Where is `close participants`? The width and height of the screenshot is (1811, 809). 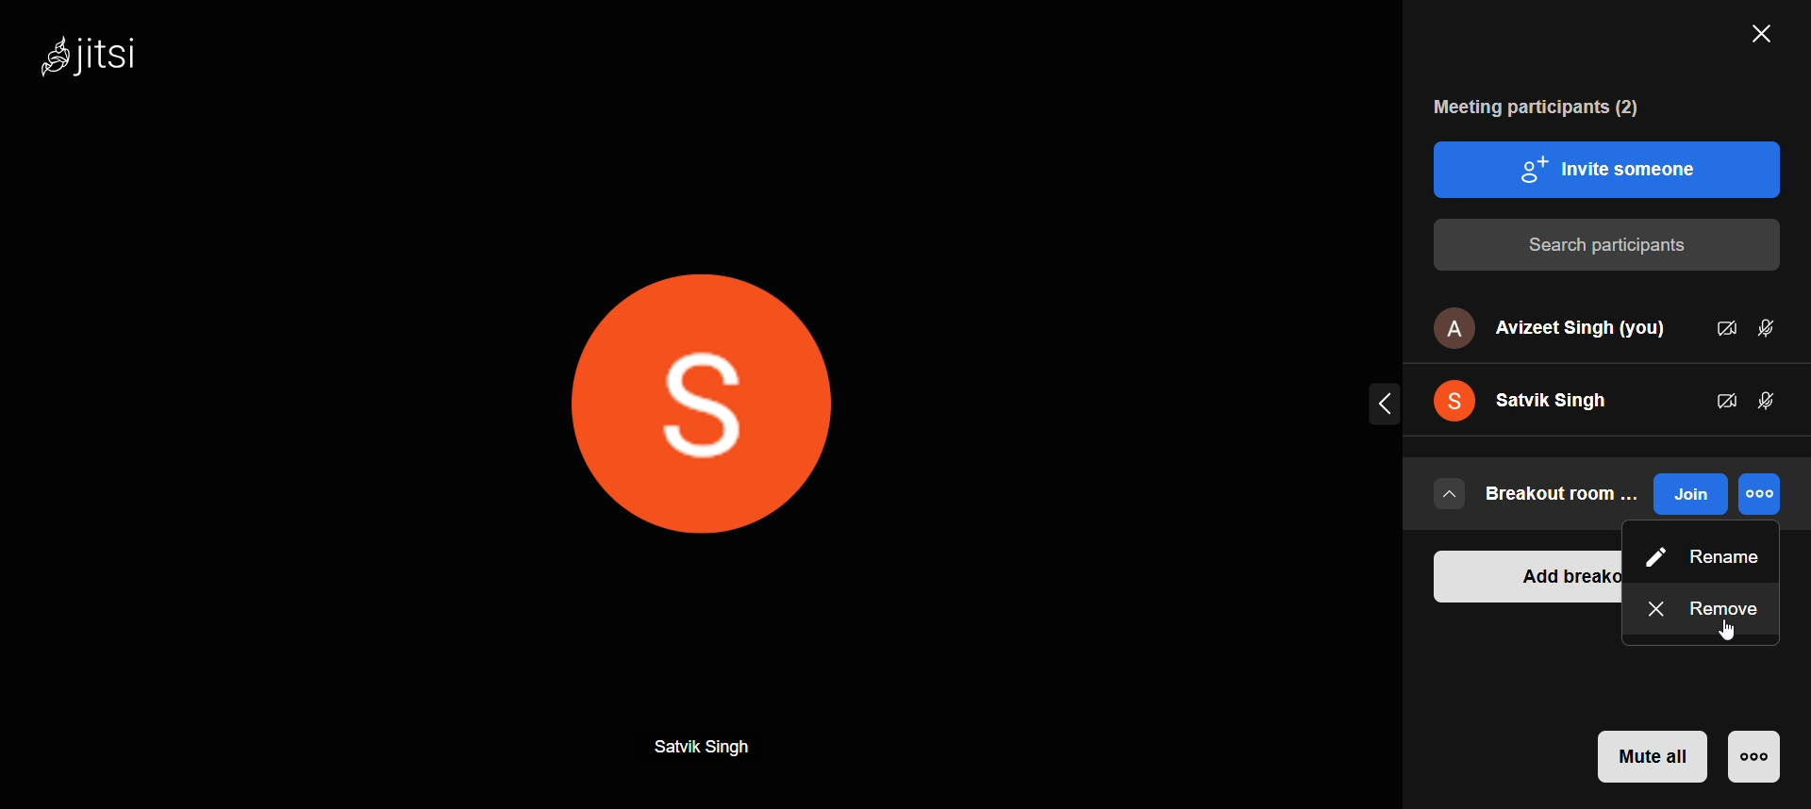 close participants is located at coordinates (1756, 38).